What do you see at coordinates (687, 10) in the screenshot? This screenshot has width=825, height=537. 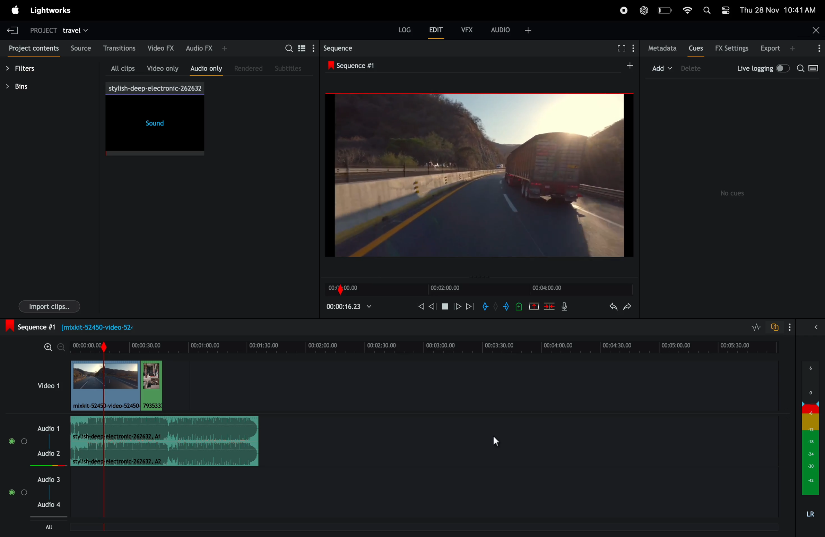 I see `wifi` at bounding box center [687, 10].